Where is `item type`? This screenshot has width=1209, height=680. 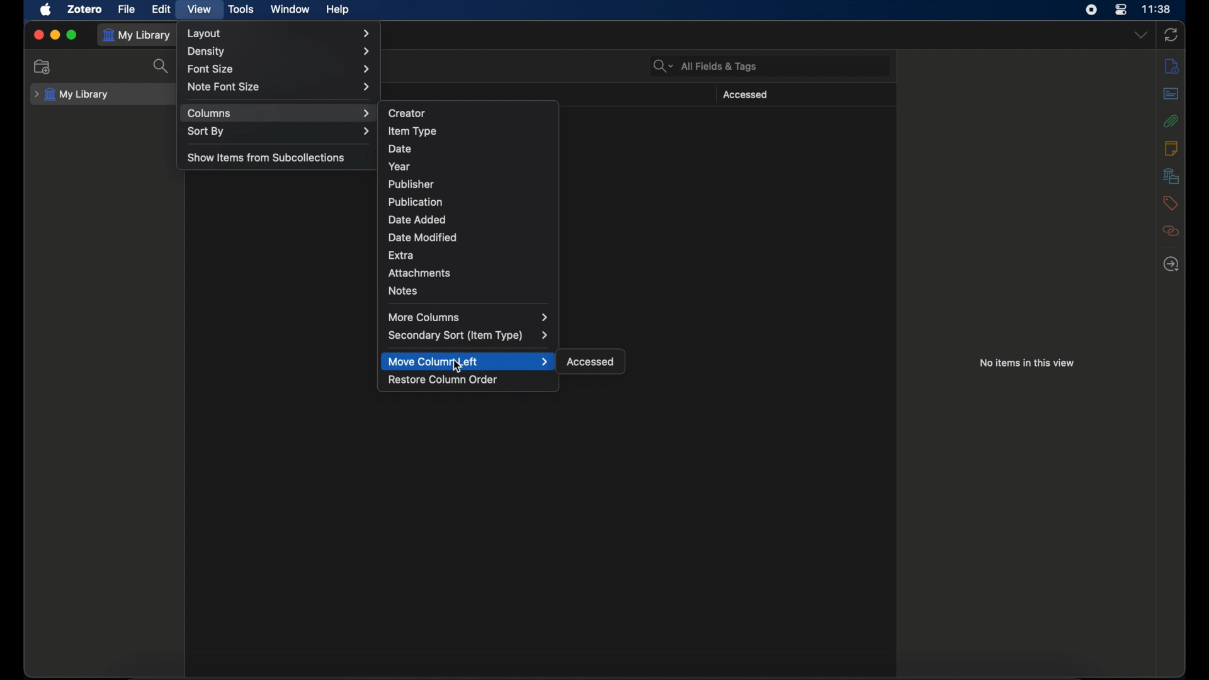
item type is located at coordinates (412, 131).